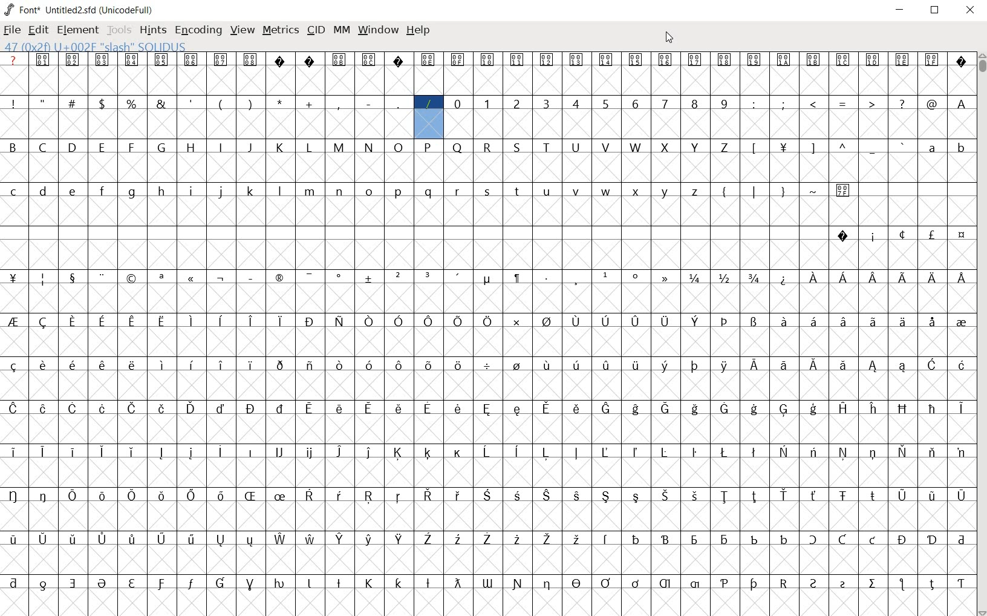 The height and width of the screenshot is (616, 987). I want to click on glyph, so click(725, 103).